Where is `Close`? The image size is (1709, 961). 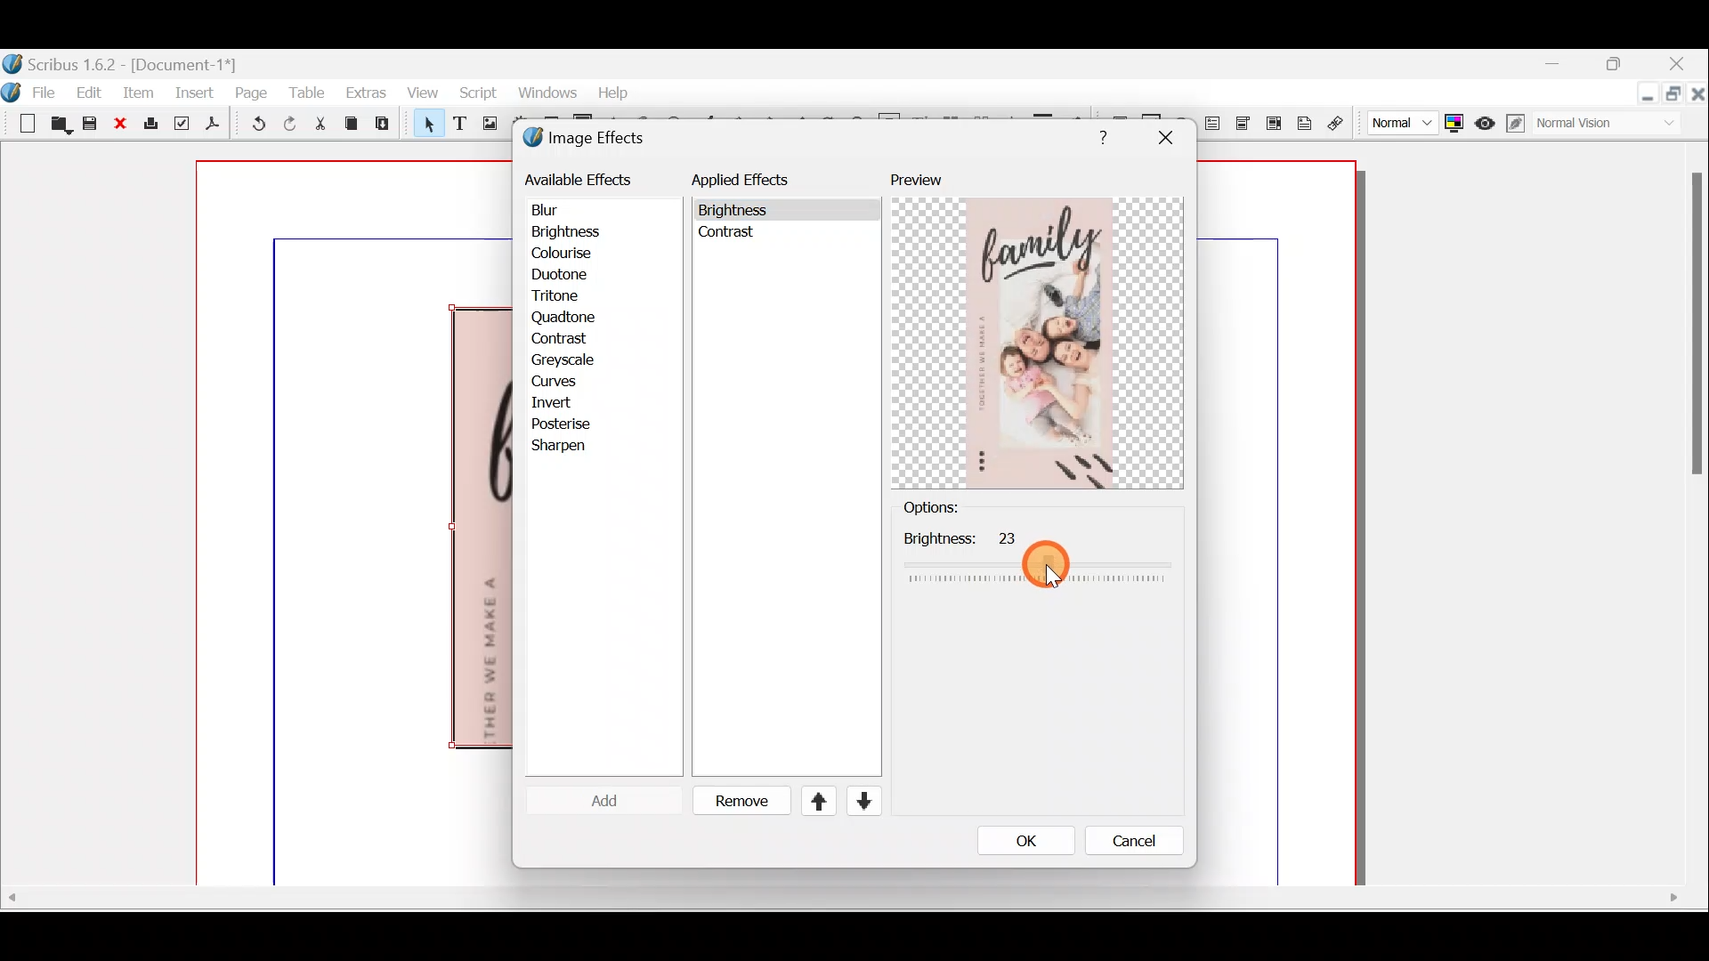 Close is located at coordinates (120, 125).